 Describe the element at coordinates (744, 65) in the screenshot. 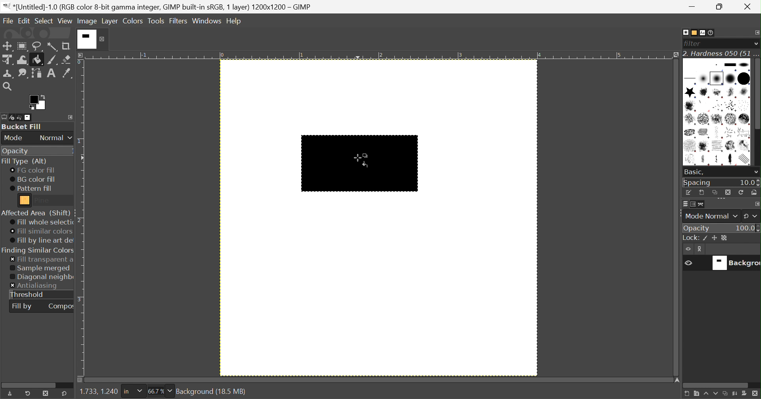

I see `block 02` at that location.